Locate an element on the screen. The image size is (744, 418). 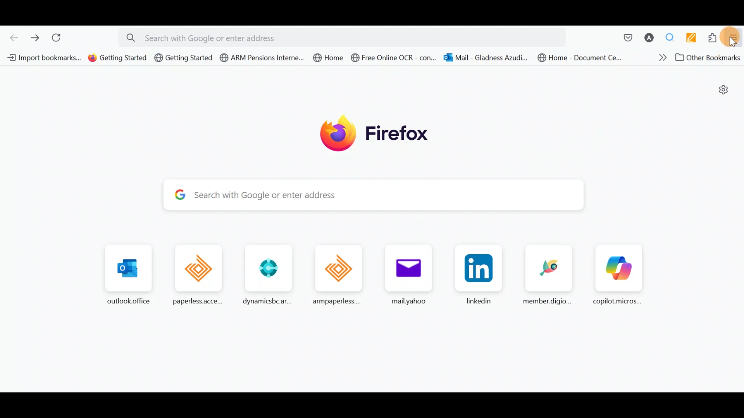
Save to pocket is located at coordinates (625, 37).